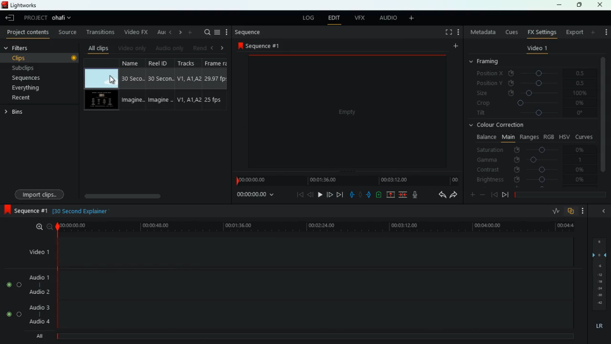 The height and width of the screenshot is (344, 611). Describe the element at coordinates (536, 74) in the screenshot. I see `position x` at that location.